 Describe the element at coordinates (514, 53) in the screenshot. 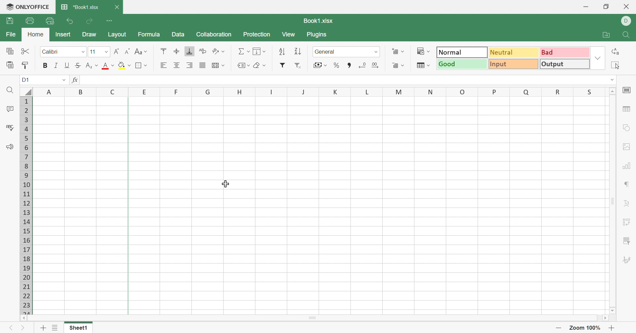

I see `Neutral` at that location.